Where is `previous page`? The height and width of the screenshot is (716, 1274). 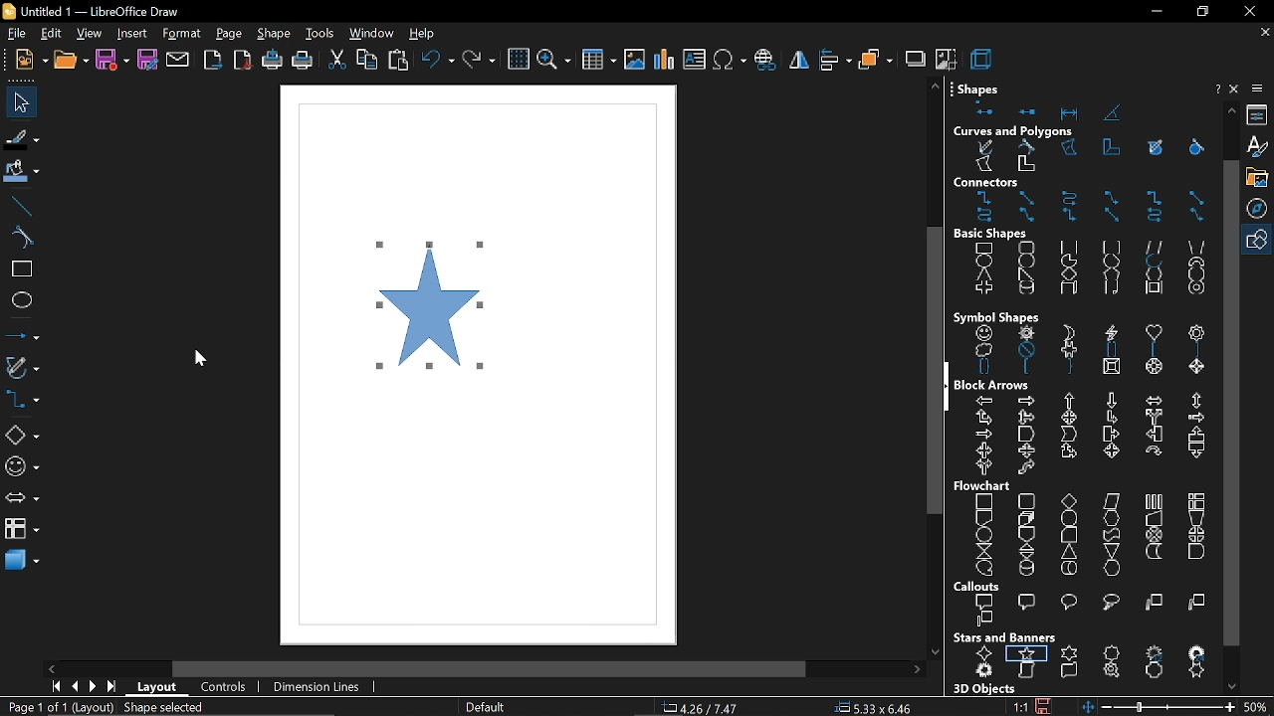
previous page is located at coordinates (75, 687).